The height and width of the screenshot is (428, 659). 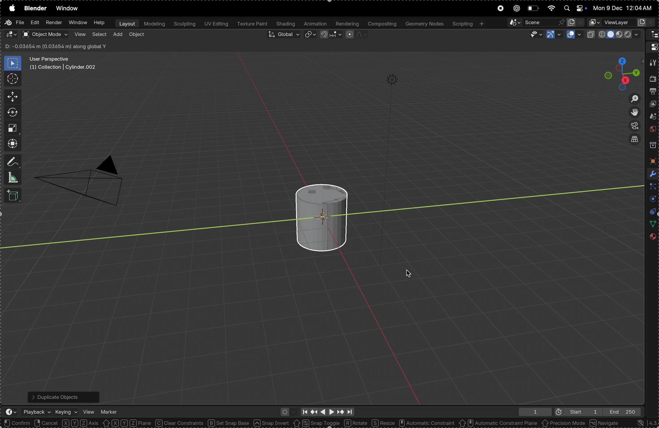 What do you see at coordinates (564, 424) in the screenshot?
I see `precision mode` at bounding box center [564, 424].